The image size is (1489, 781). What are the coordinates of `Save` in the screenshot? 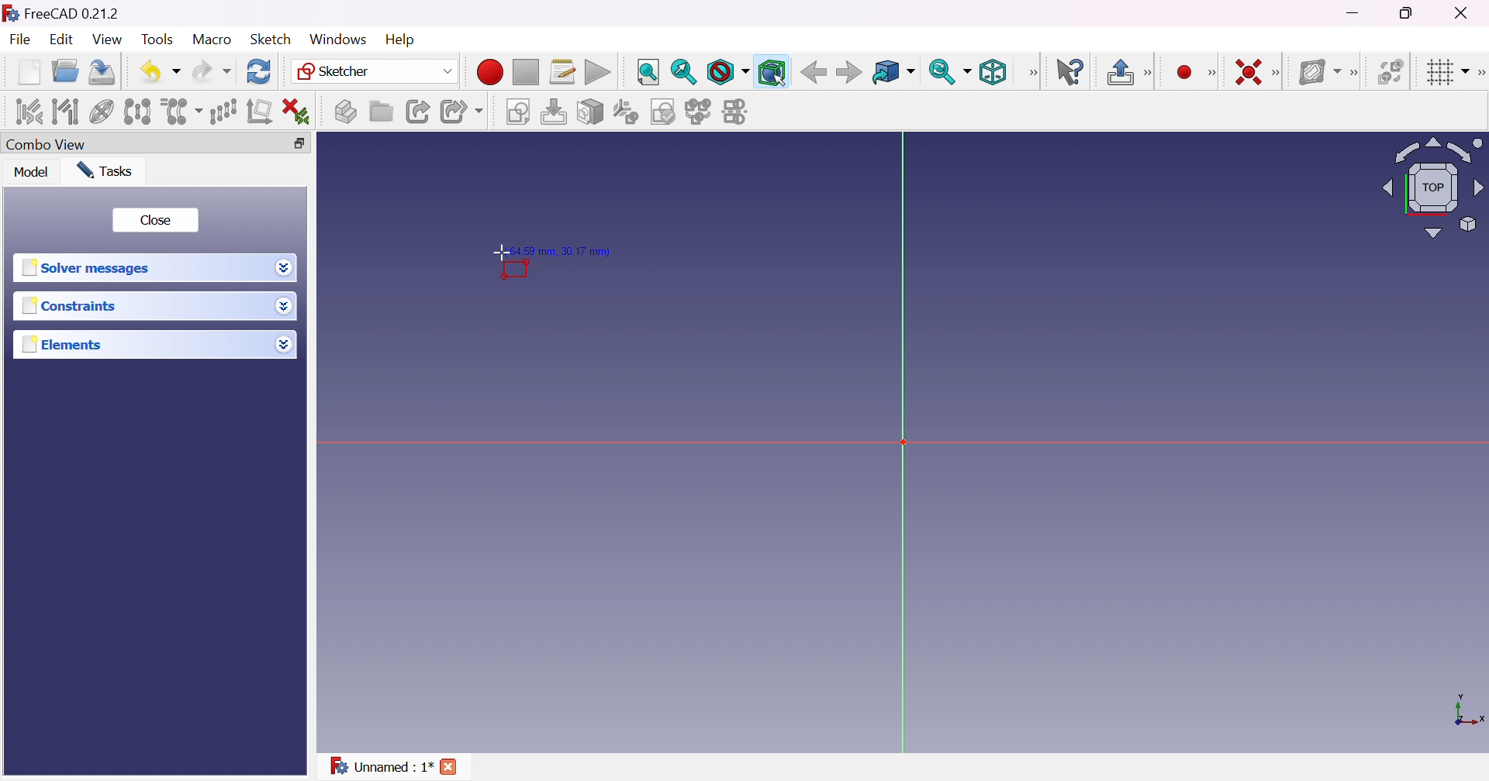 It's located at (103, 73).